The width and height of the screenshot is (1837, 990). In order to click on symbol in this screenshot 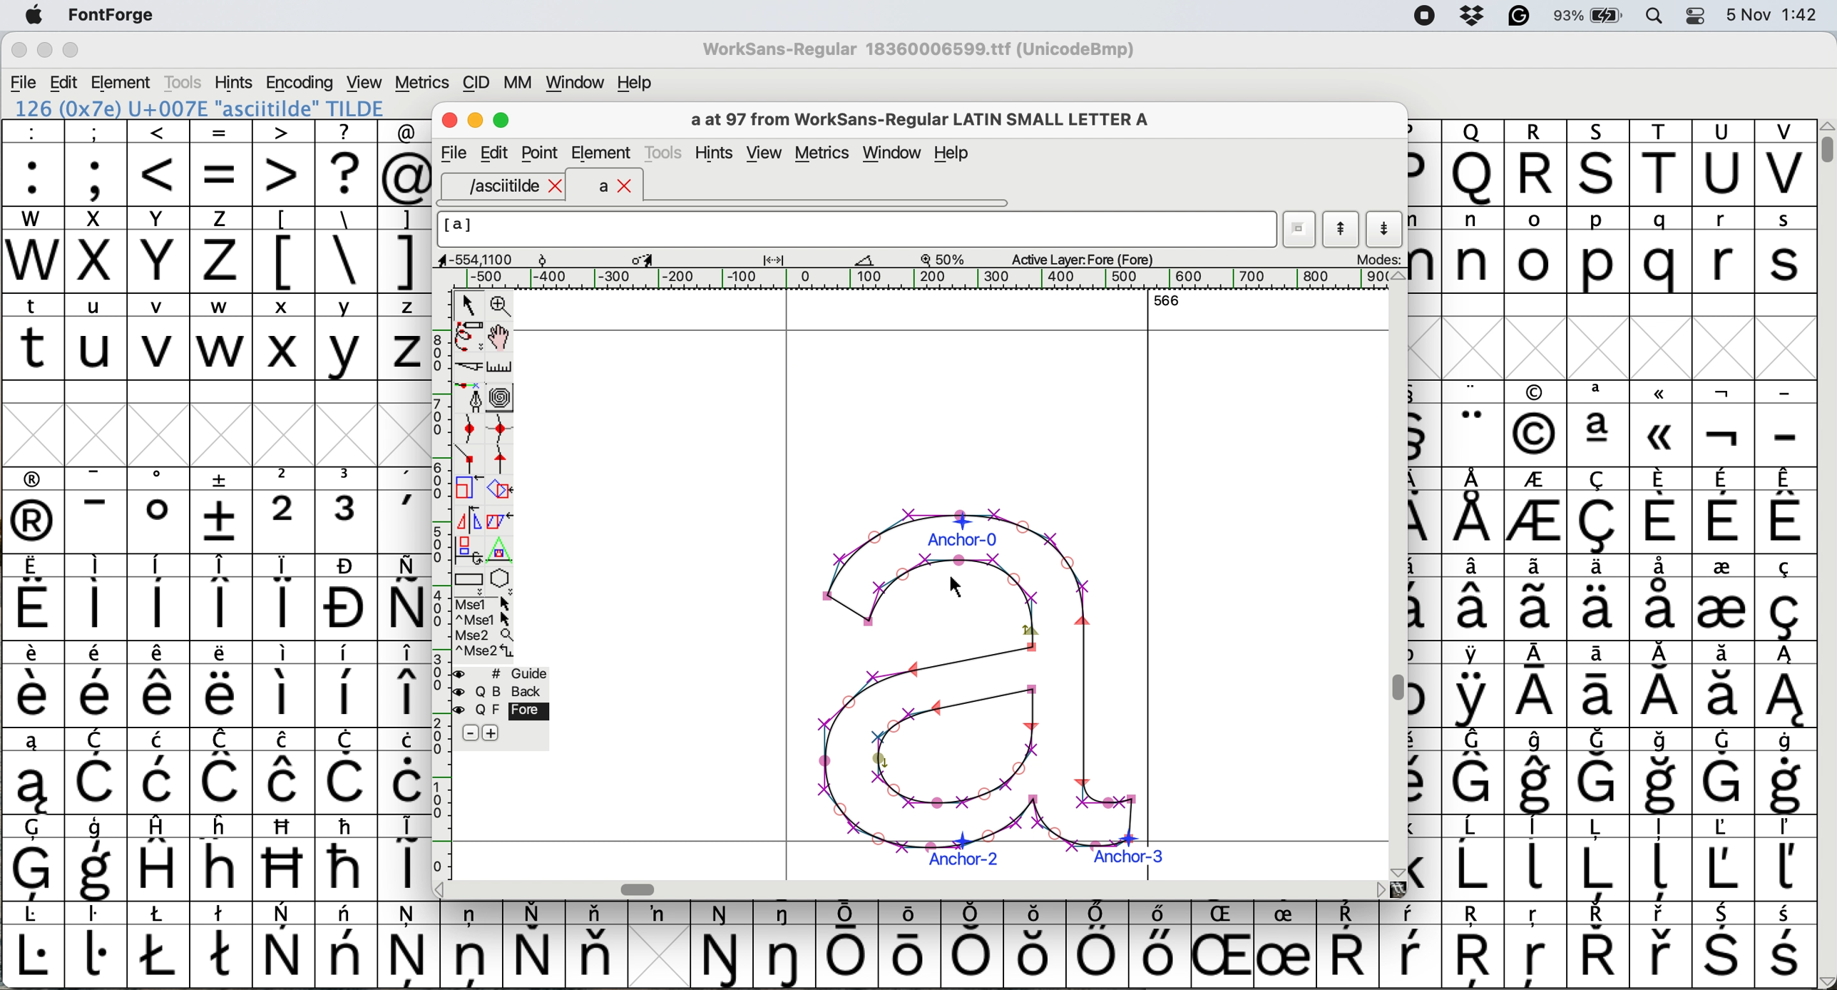, I will do `click(1347, 946)`.